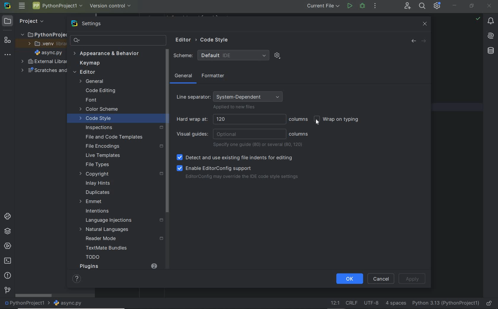 The image size is (498, 309). What do you see at coordinates (375, 7) in the screenshot?
I see `more actions` at bounding box center [375, 7].